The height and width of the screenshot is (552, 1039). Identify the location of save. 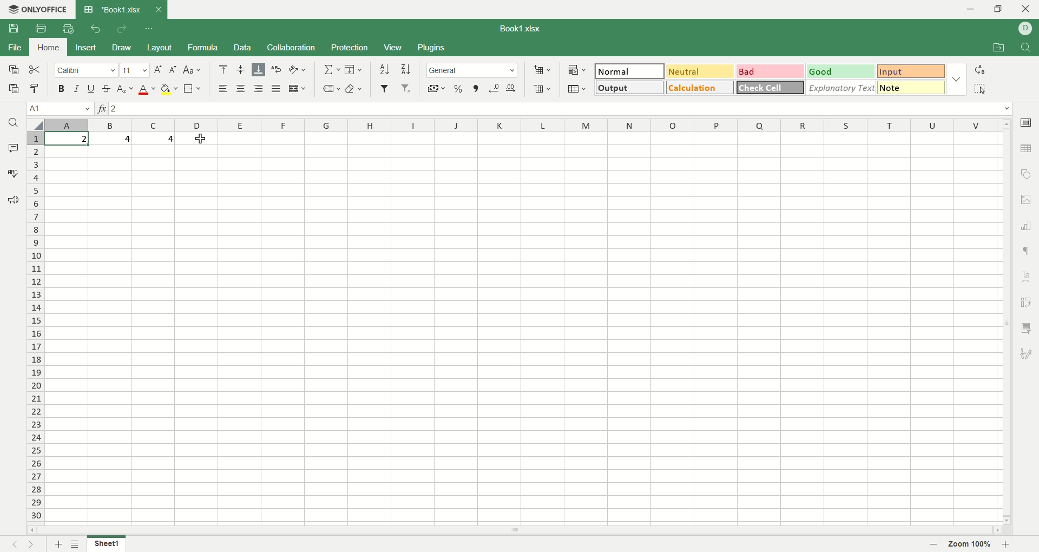
(14, 70).